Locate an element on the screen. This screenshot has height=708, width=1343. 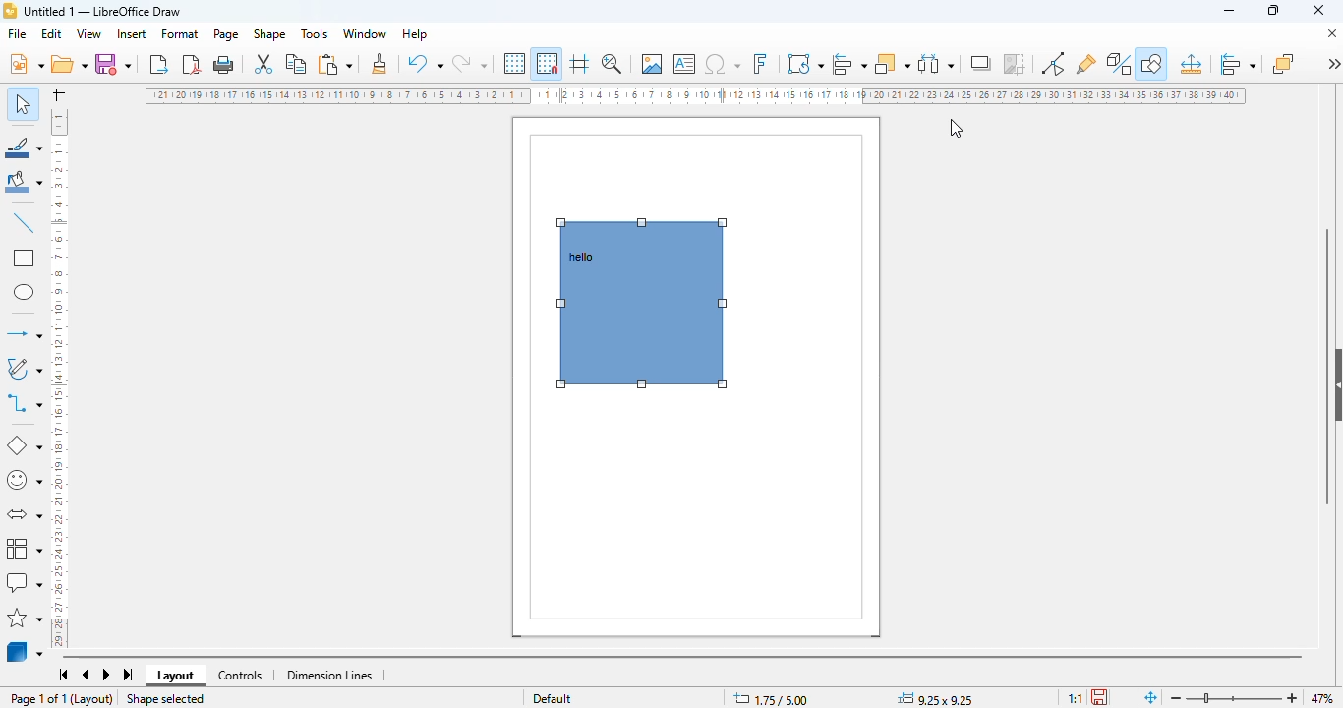
display grid is located at coordinates (515, 63).